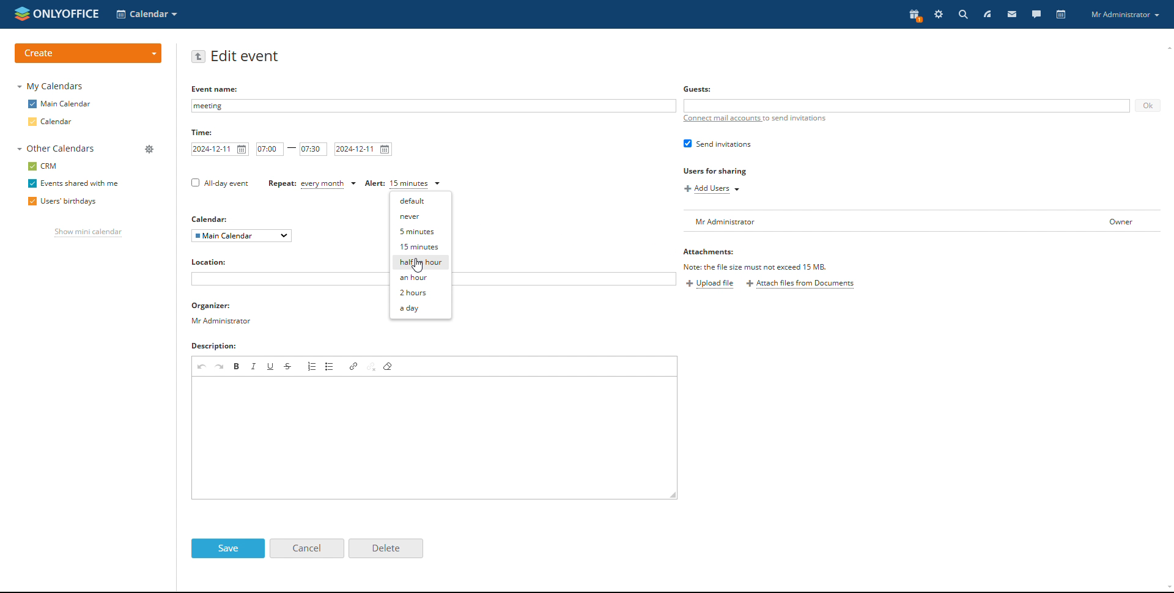 This screenshot has width=1174, height=593. What do you see at coordinates (209, 217) in the screenshot?
I see `Calendar:` at bounding box center [209, 217].